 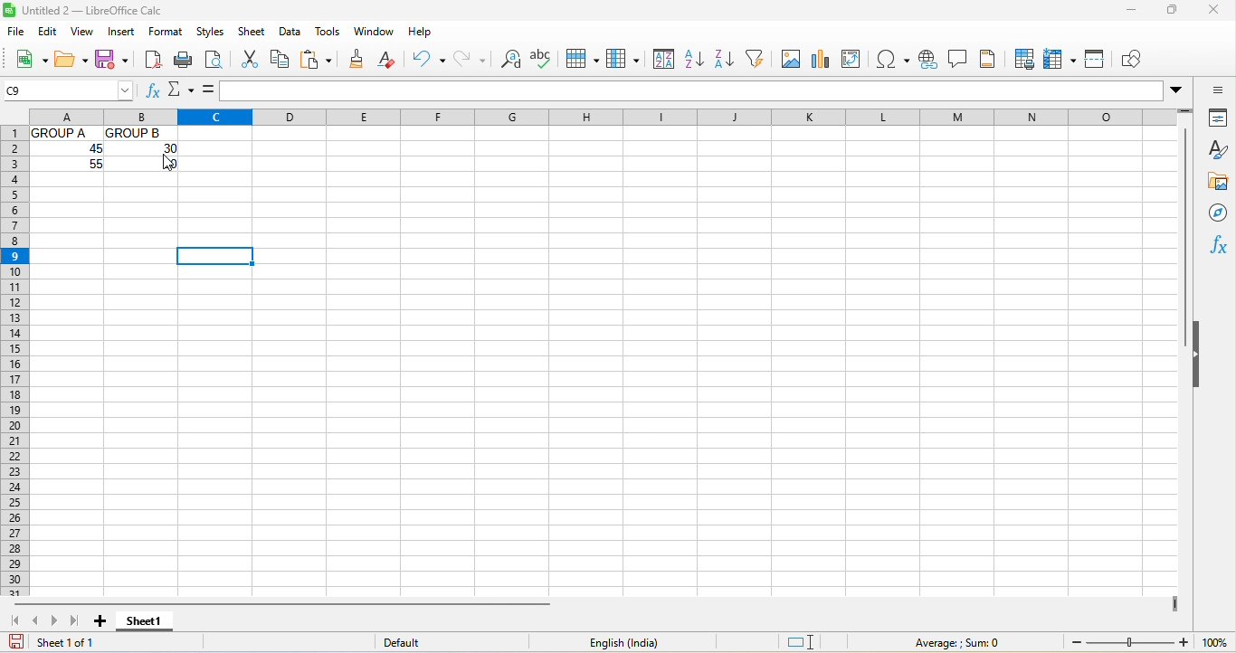 What do you see at coordinates (78, 623) in the screenshot?
I see `last sheet` at bounding box center [78, 623].